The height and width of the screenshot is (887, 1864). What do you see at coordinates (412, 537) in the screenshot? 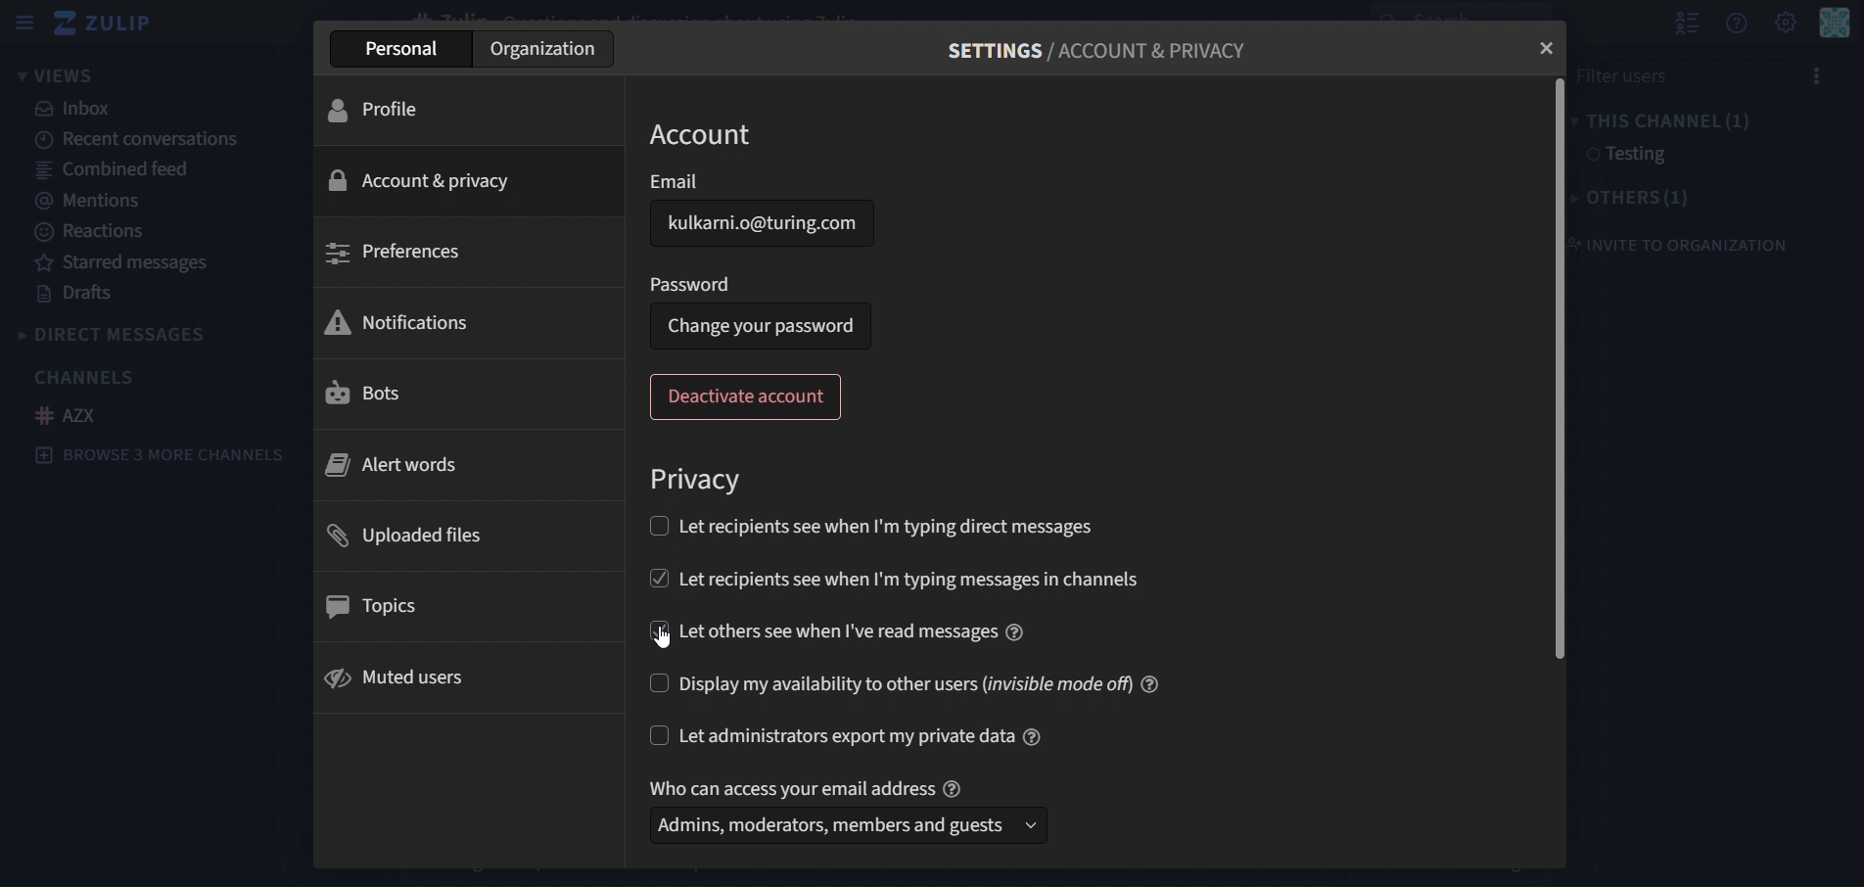
I see `uploadedfiles` at bounding box center [412, 537].